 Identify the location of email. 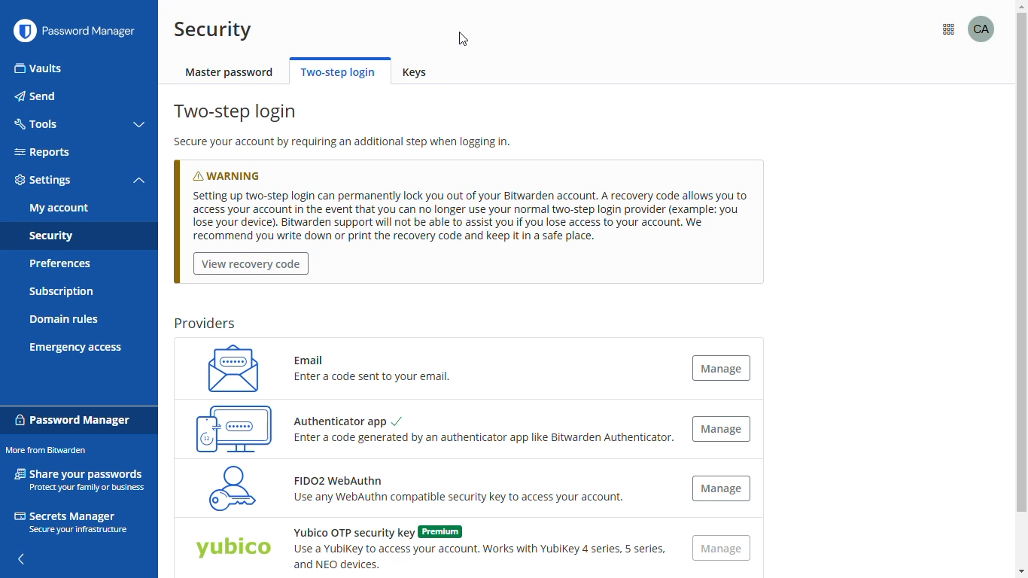
(228, 367).